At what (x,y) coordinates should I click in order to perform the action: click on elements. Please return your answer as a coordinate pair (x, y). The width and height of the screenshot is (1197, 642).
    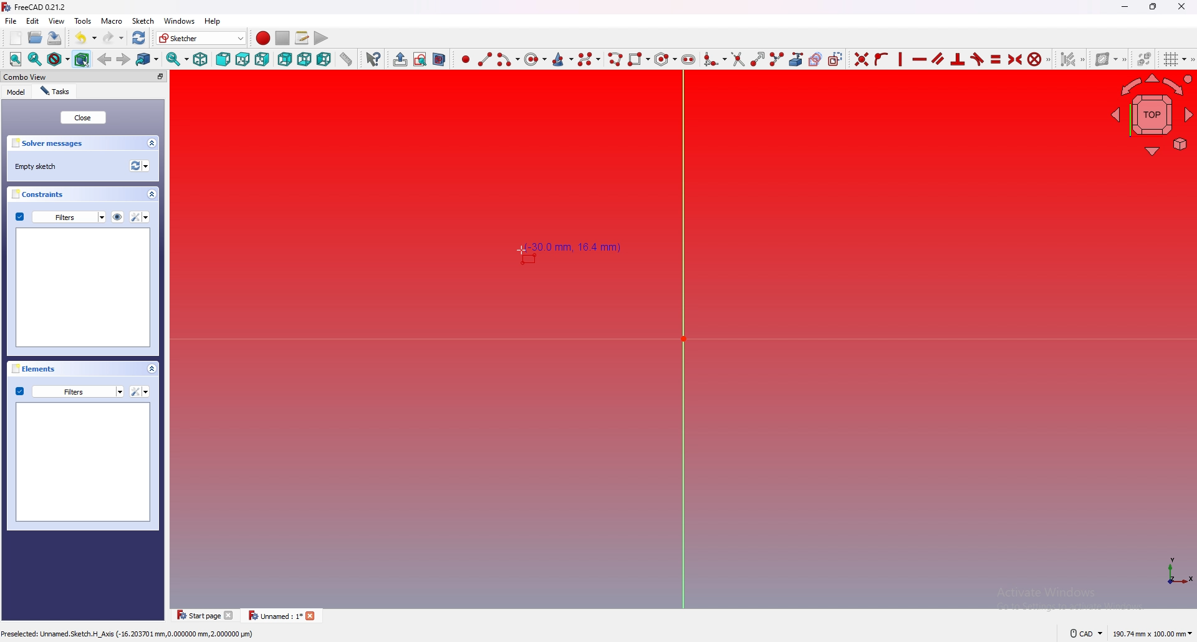
    Looking at the image, I should click on (31, 368).